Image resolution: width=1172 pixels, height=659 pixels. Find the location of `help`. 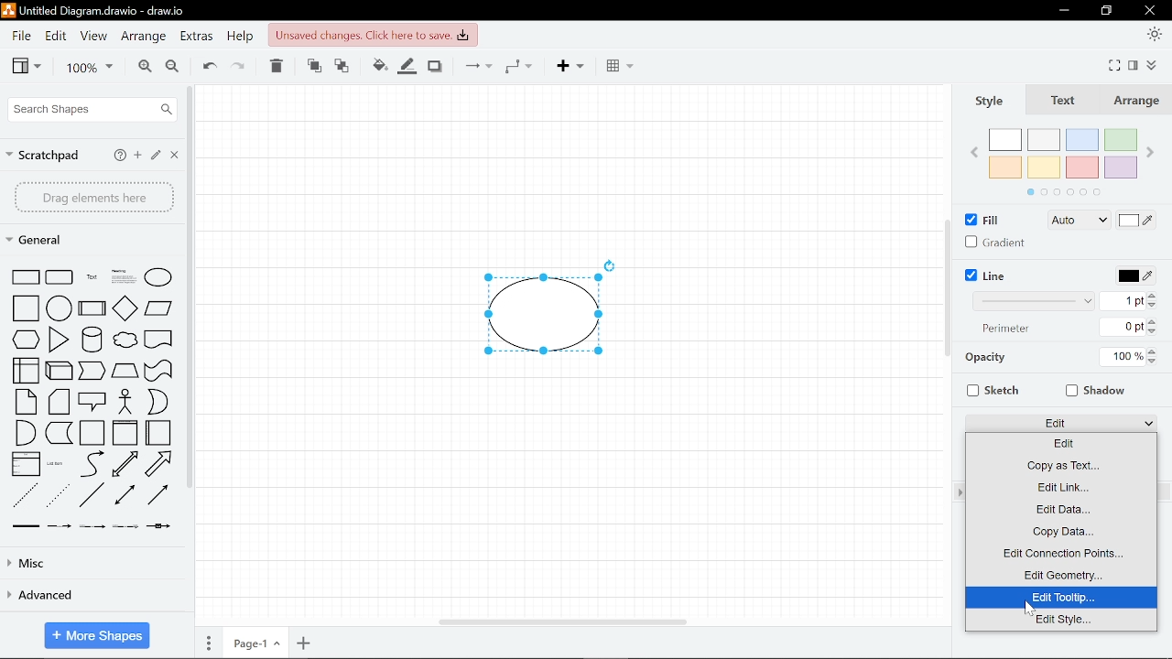

help is located at coordinates (120, 156).